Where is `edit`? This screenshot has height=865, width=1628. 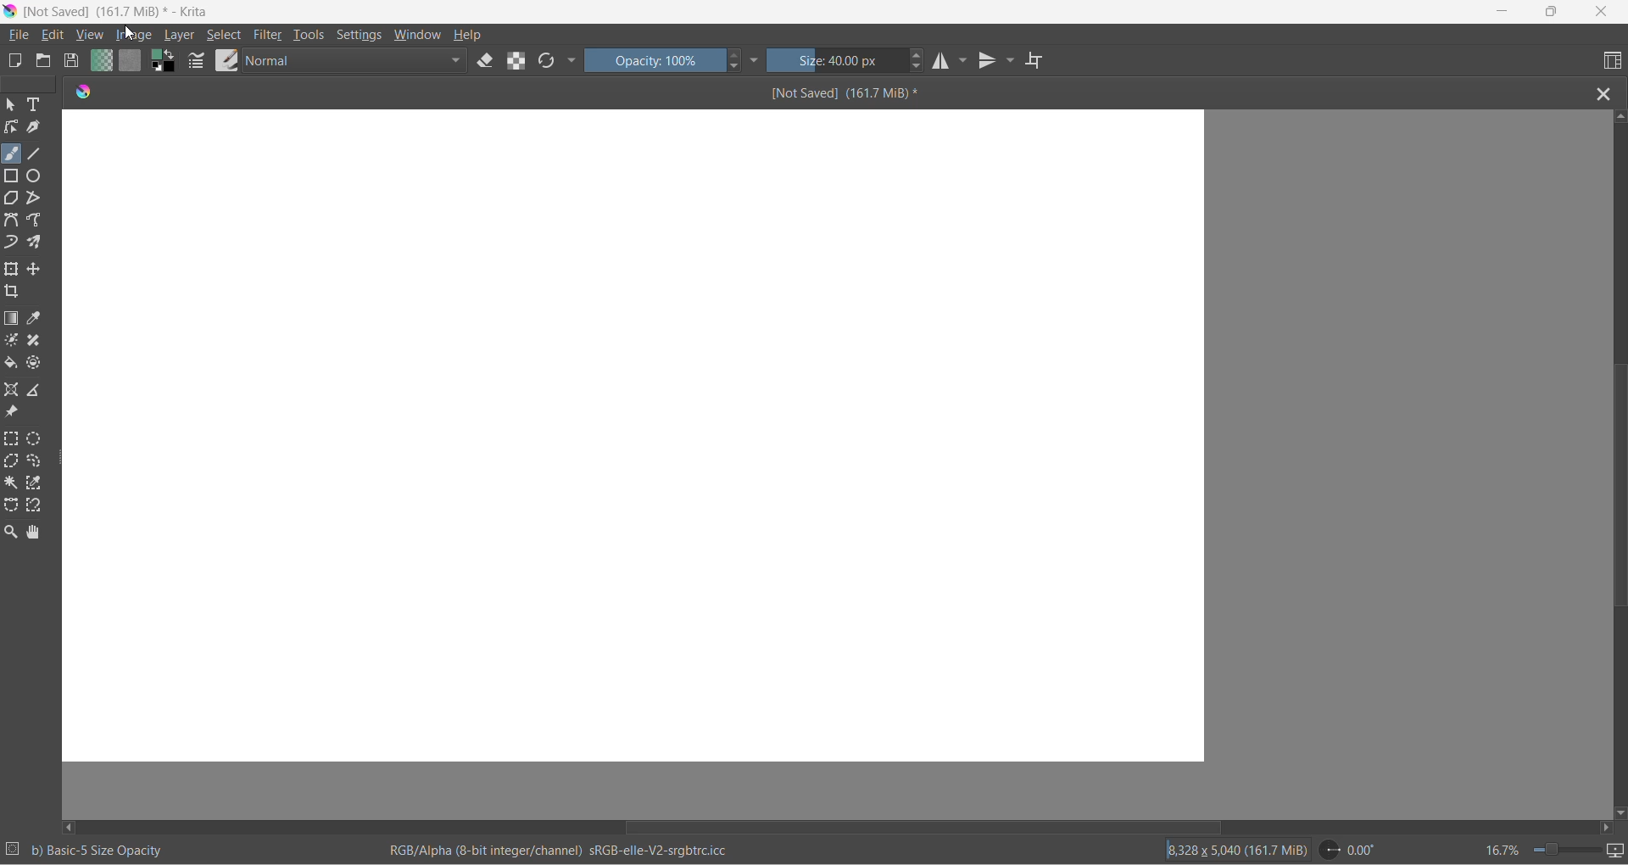
edit is located at coordinates (57, 36).